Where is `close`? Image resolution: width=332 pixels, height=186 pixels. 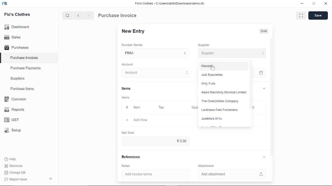
close is located at coordinates (325, 4).